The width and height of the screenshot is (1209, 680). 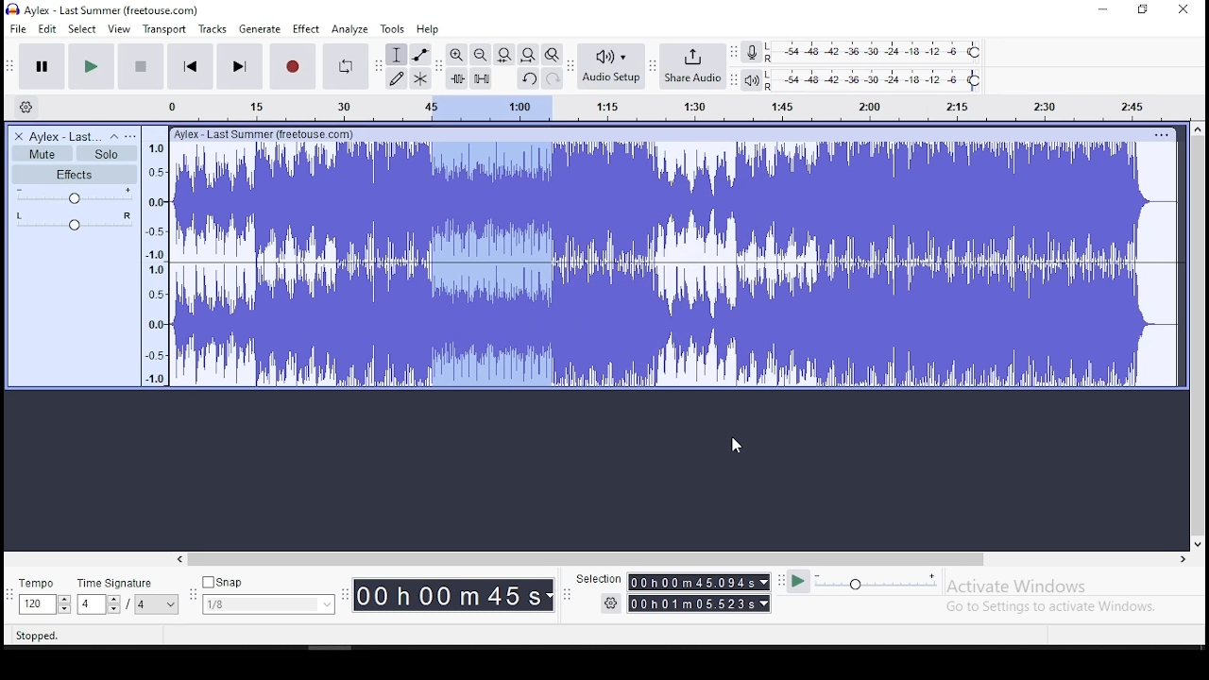 What do you see at coordinates (190, 67) in the screenshot?
I see `skip to start` at bounding box center [190, 67].